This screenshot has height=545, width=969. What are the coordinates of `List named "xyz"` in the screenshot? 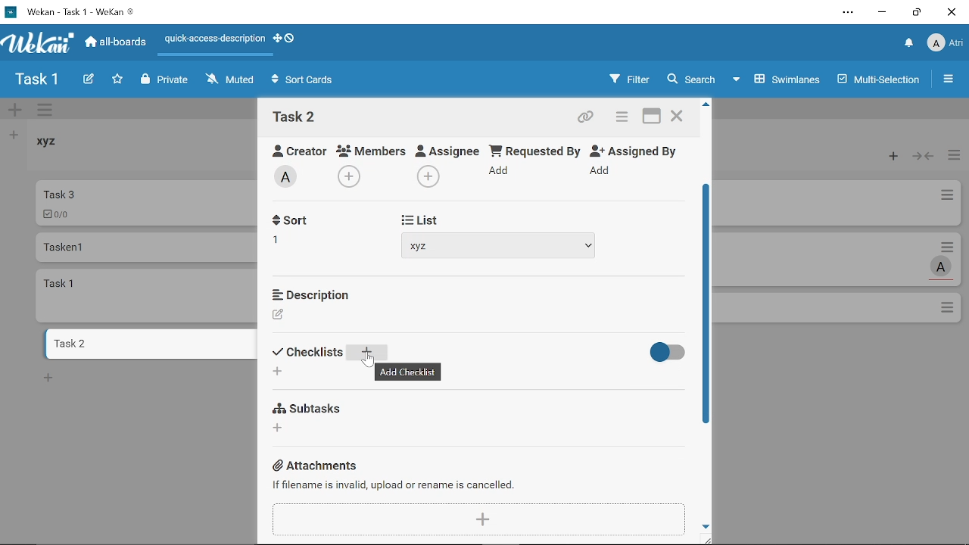 It's located at (57, 147).